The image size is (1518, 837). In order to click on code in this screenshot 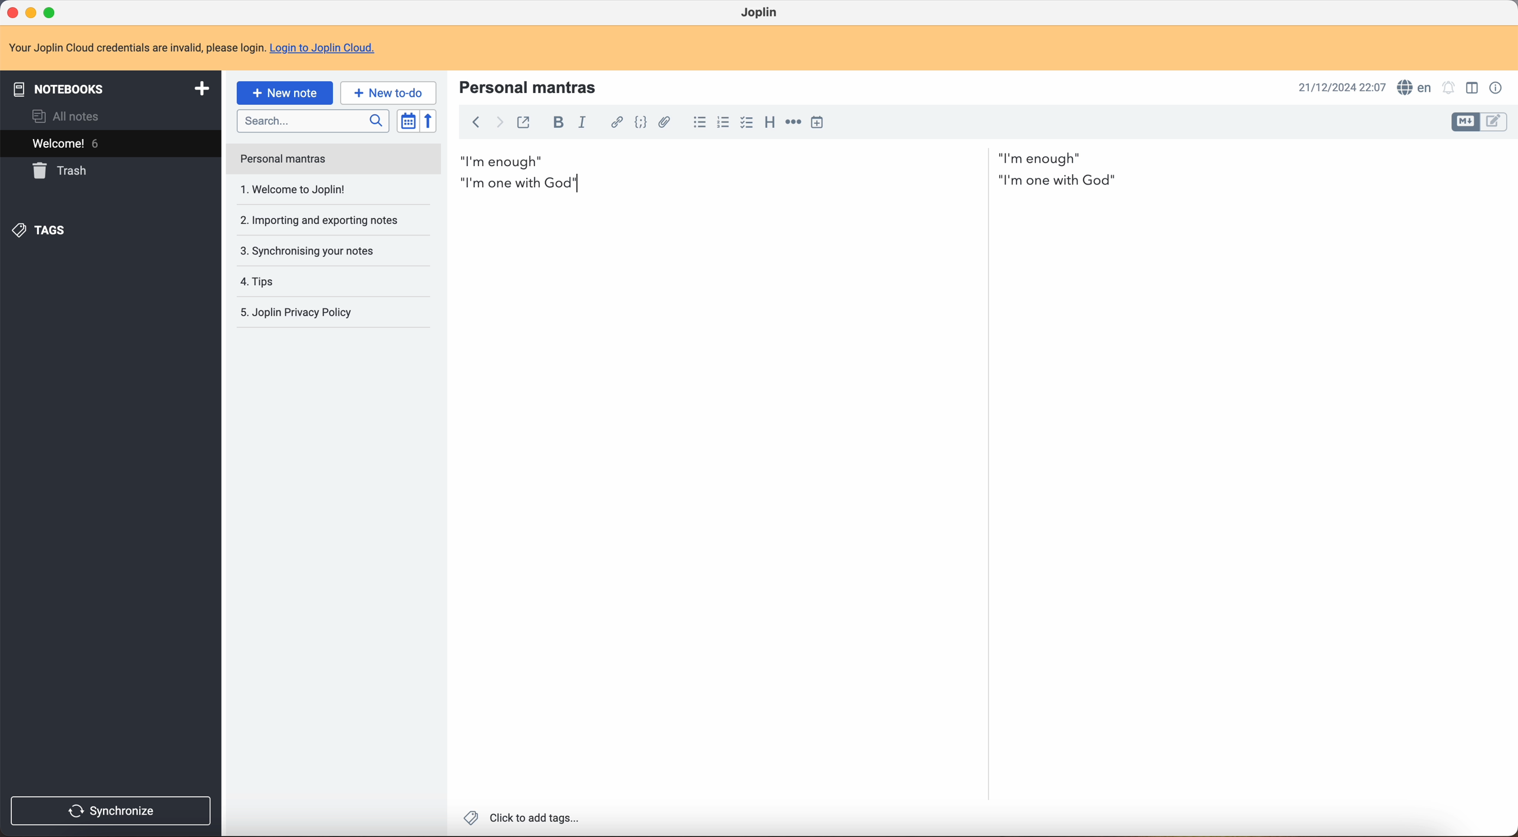, I will do `click(641, 124)`.